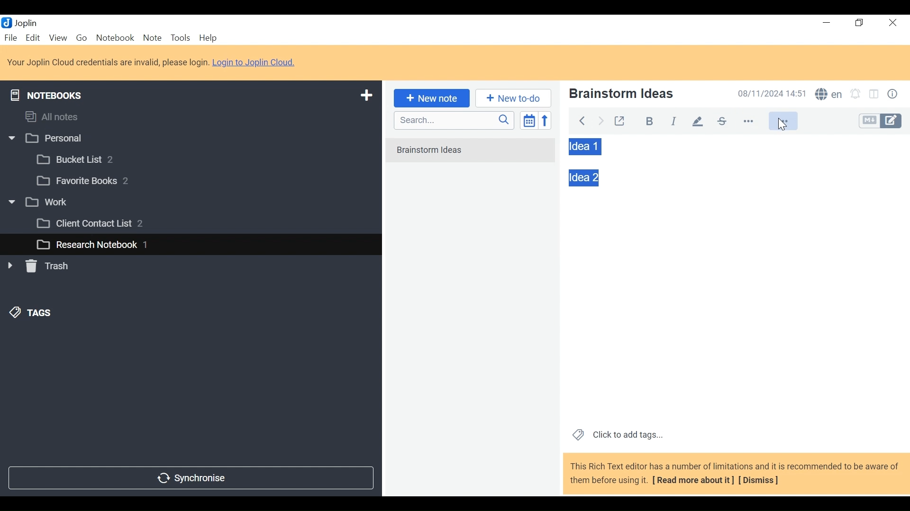  Describe the element at coordinates (721, 121) in the screenshot. I see `strikethrough` at that location.